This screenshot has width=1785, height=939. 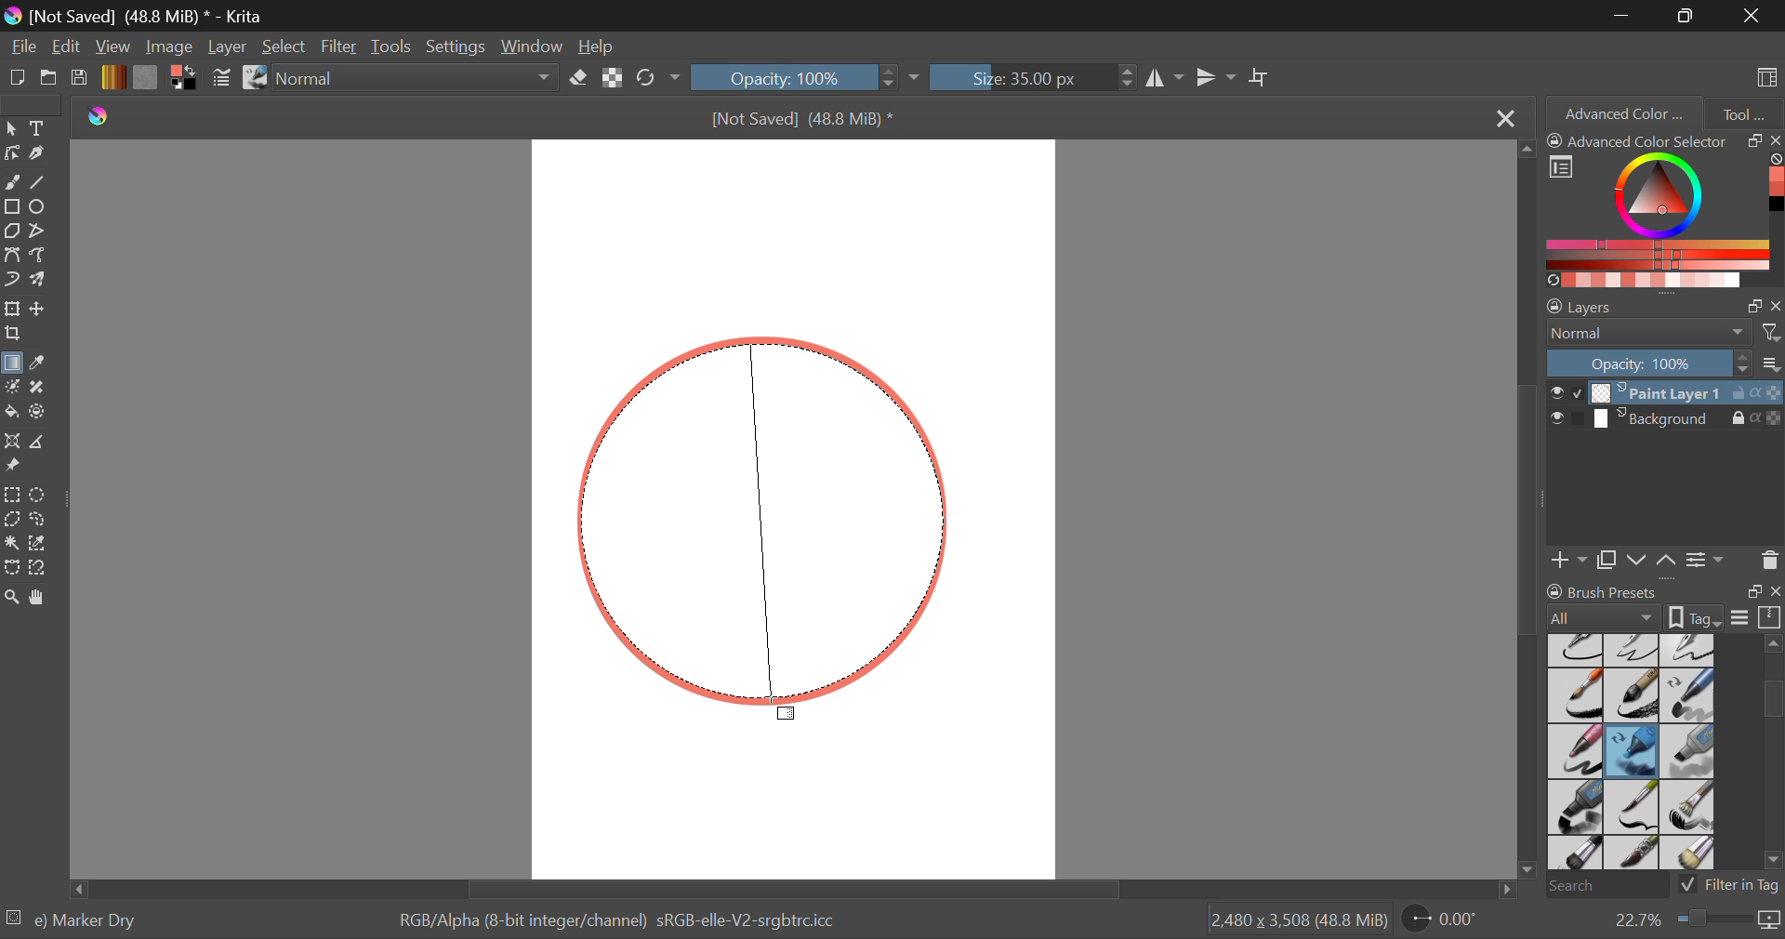 What do you see at coordinates (40, 309) in the screenshot?
I see `Move a layer` at bounding box center [40, 309].